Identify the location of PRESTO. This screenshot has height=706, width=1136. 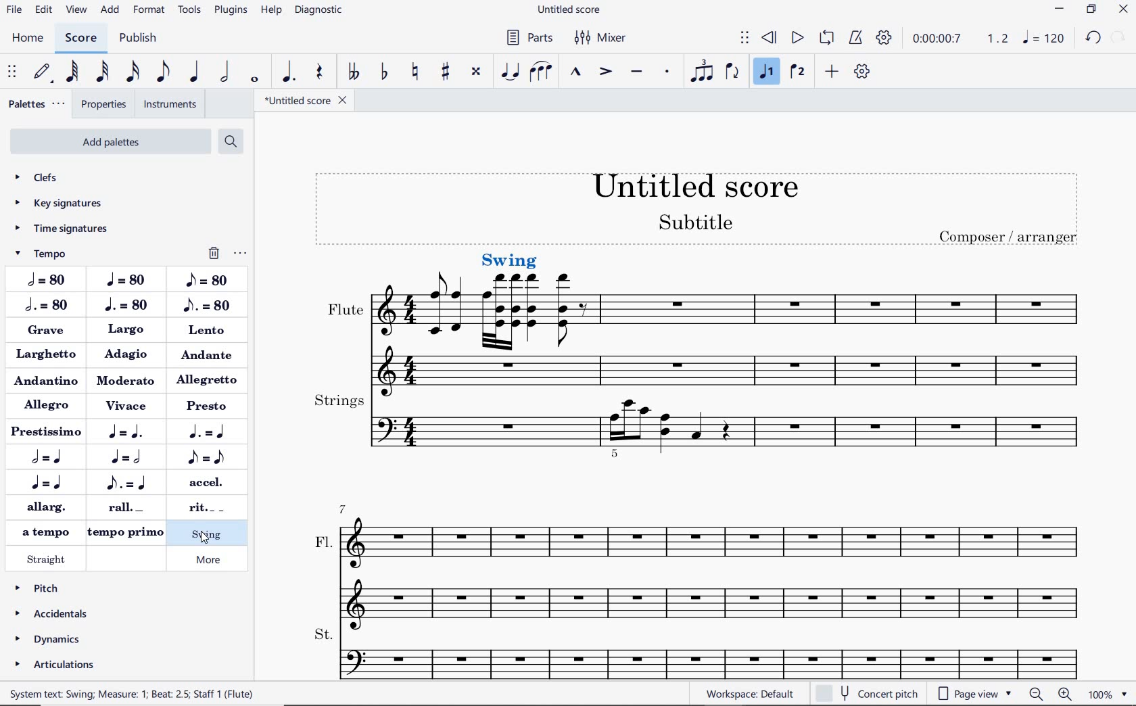
(209, 404).